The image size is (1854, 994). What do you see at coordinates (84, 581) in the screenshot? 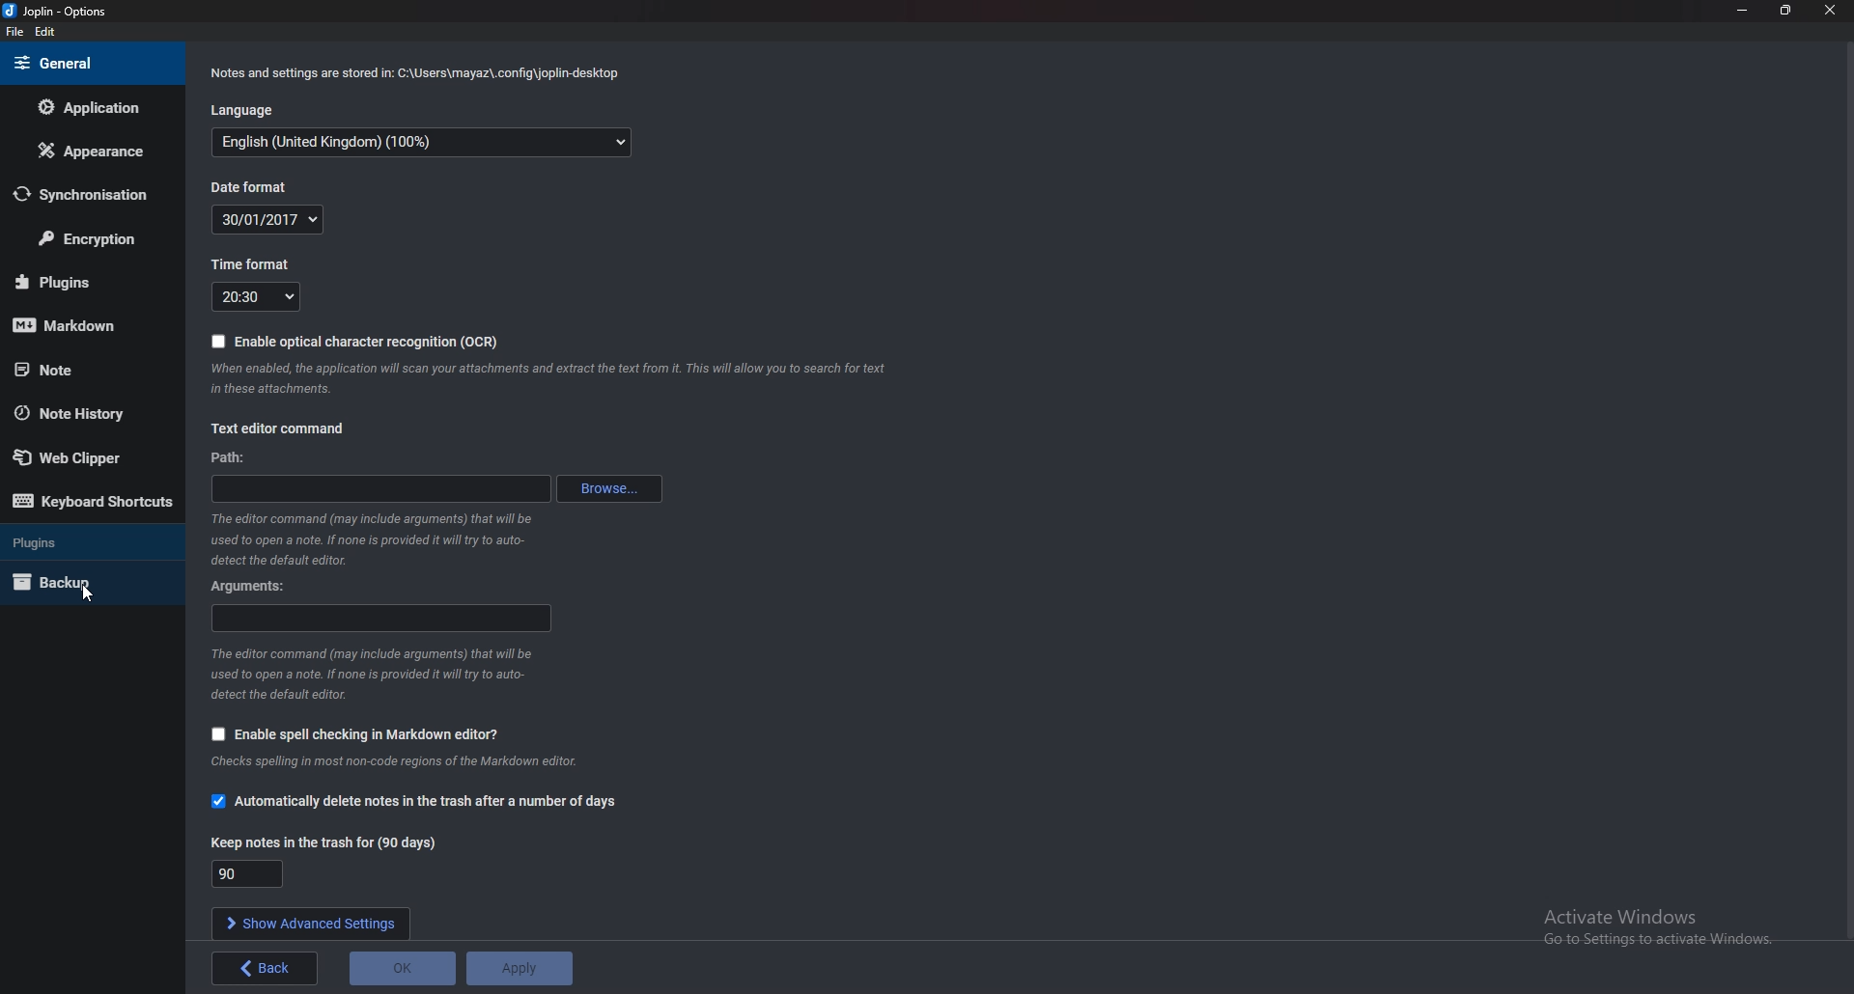
I see `Back up` at bounding box center [84, 581].